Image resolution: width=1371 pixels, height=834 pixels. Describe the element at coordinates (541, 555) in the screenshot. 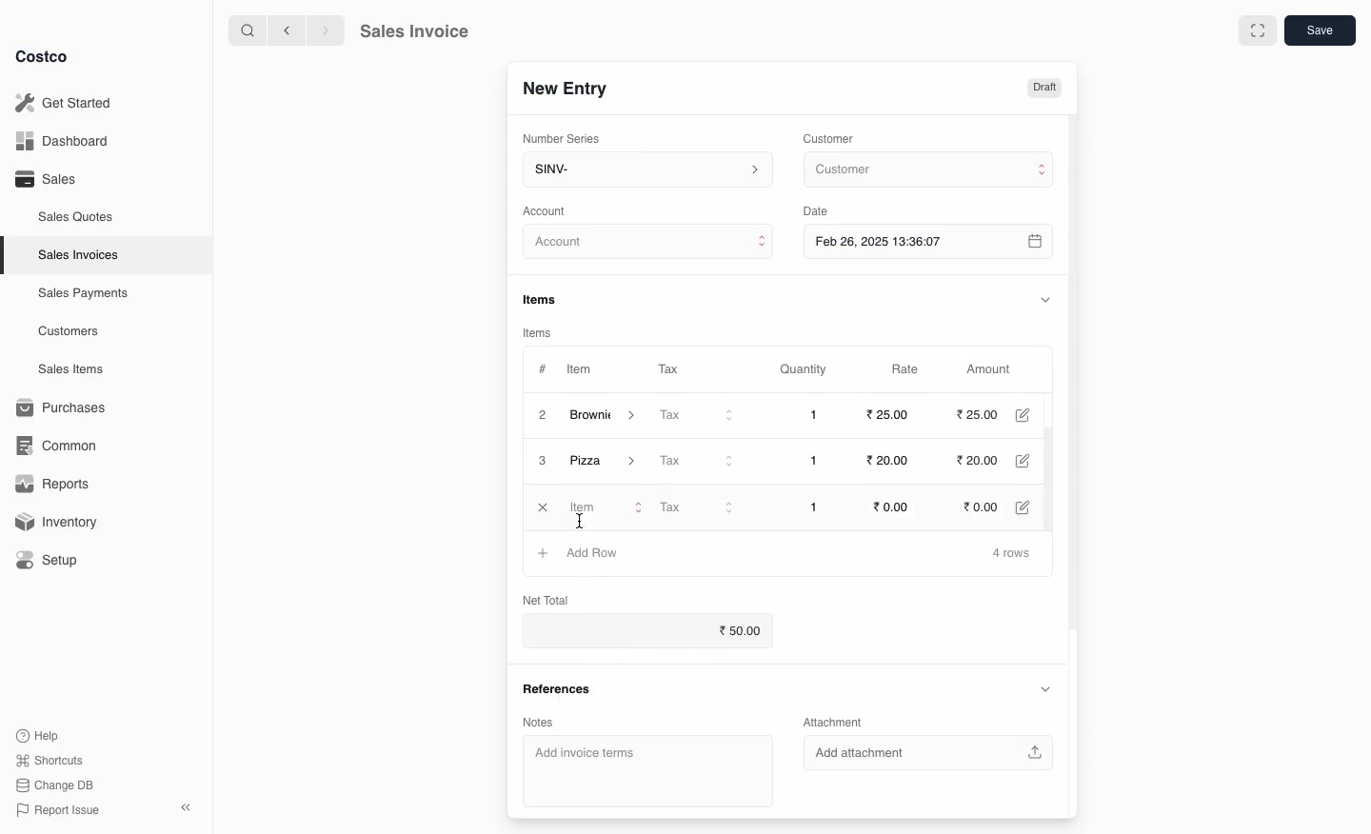

I see `Add` at that location.